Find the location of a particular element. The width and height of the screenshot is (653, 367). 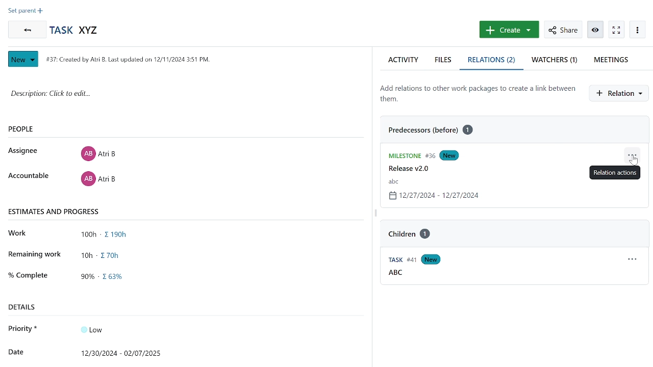

watch work package is located at coordinates (616, 30).